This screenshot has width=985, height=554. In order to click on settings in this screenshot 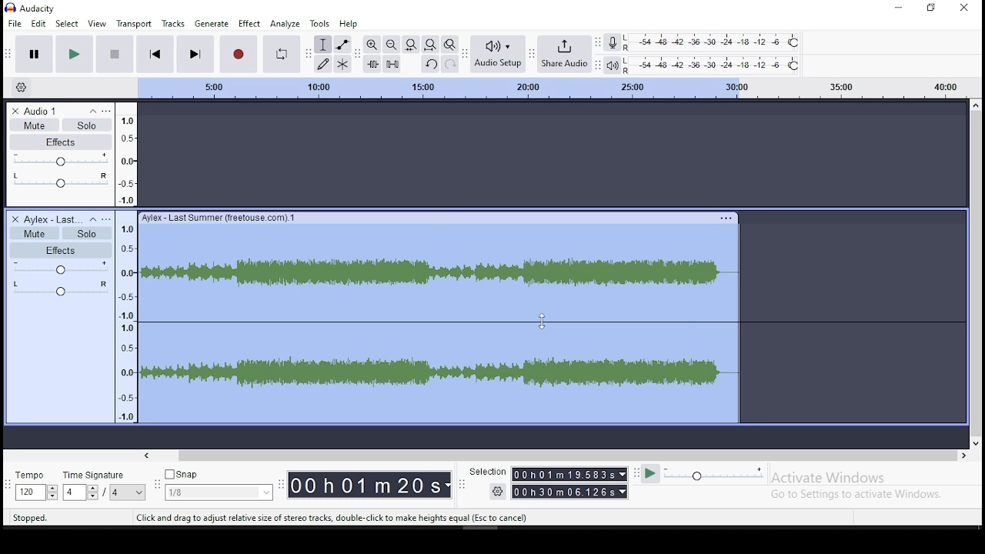, I will do `click(500, 493)`.